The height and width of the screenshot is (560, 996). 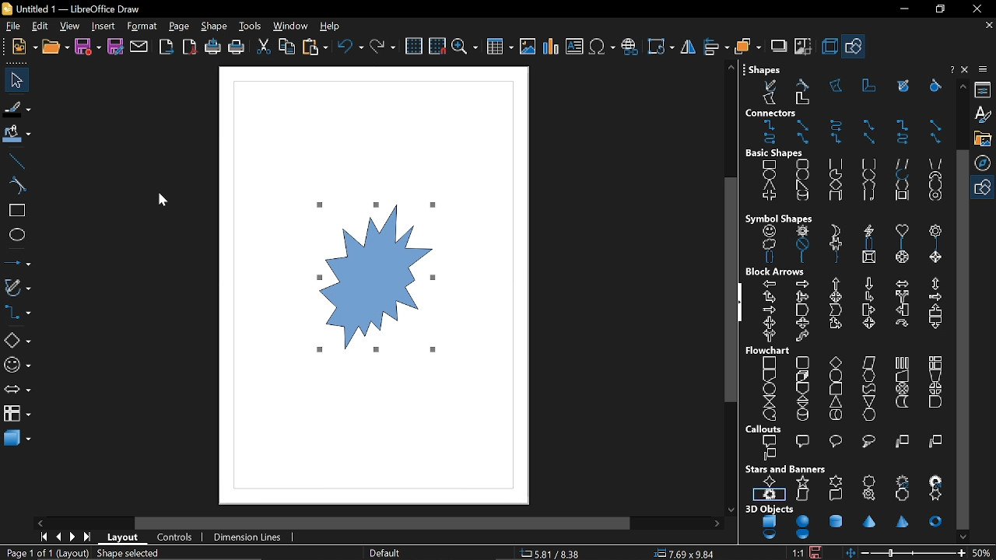 What do you see at coordinates (845, 176) in the screenshot?
I see `Basic shapes` at bounding box center [845, 176].